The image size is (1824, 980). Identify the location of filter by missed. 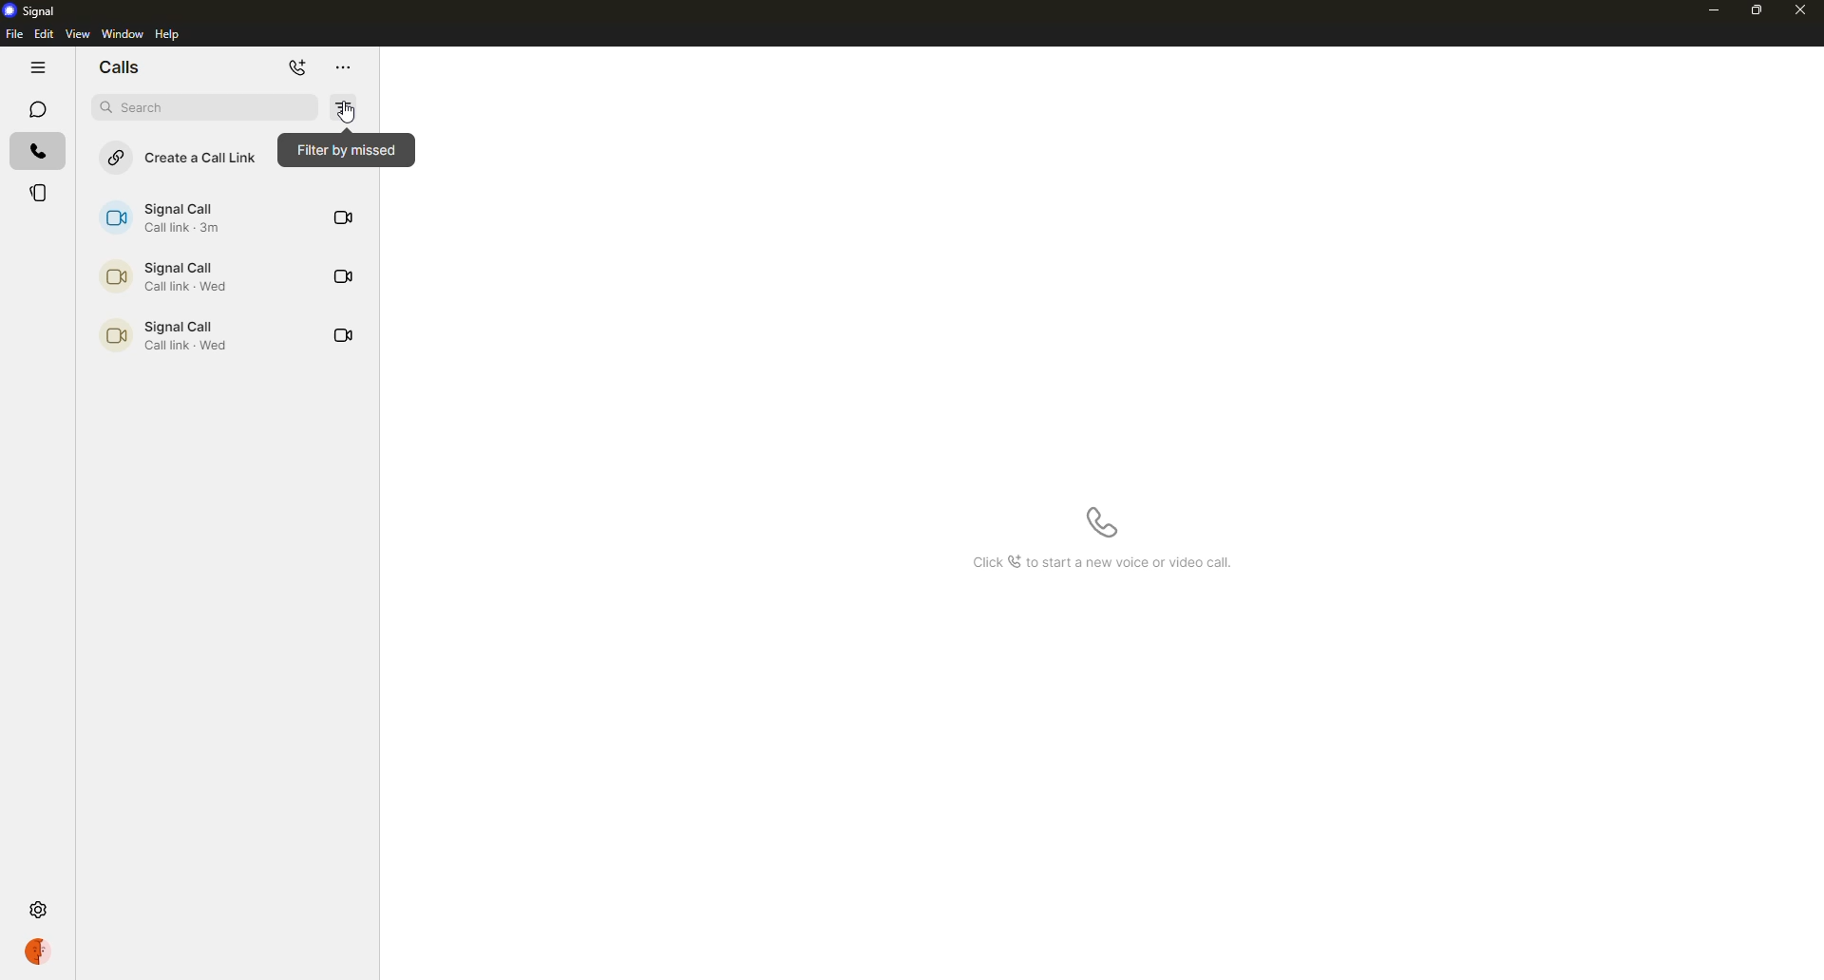
(349, 111).